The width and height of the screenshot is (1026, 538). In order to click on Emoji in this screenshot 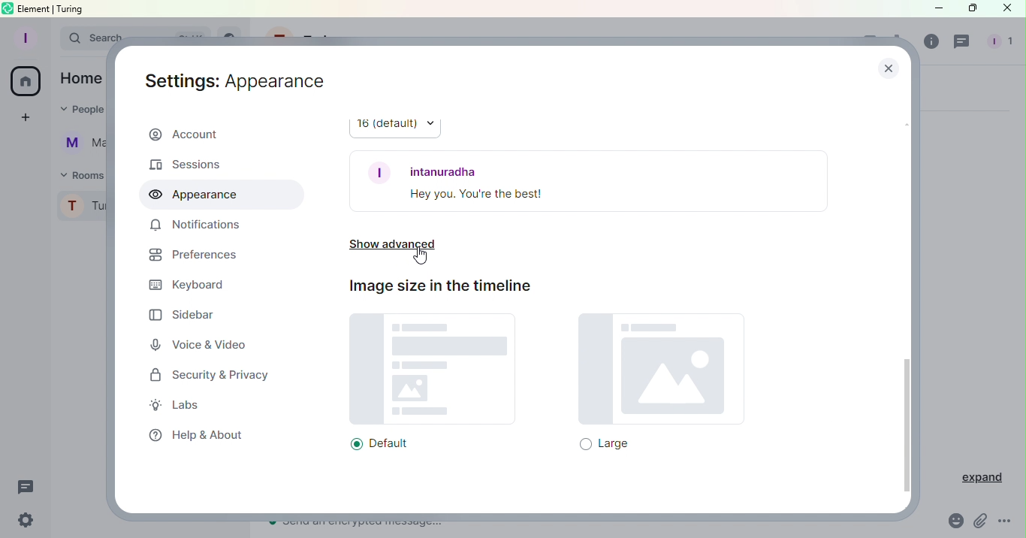, I will do `click(953, 522)`.